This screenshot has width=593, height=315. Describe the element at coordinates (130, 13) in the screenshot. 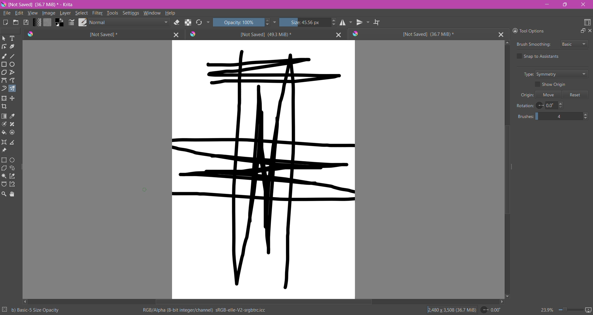

I see `` at that location.